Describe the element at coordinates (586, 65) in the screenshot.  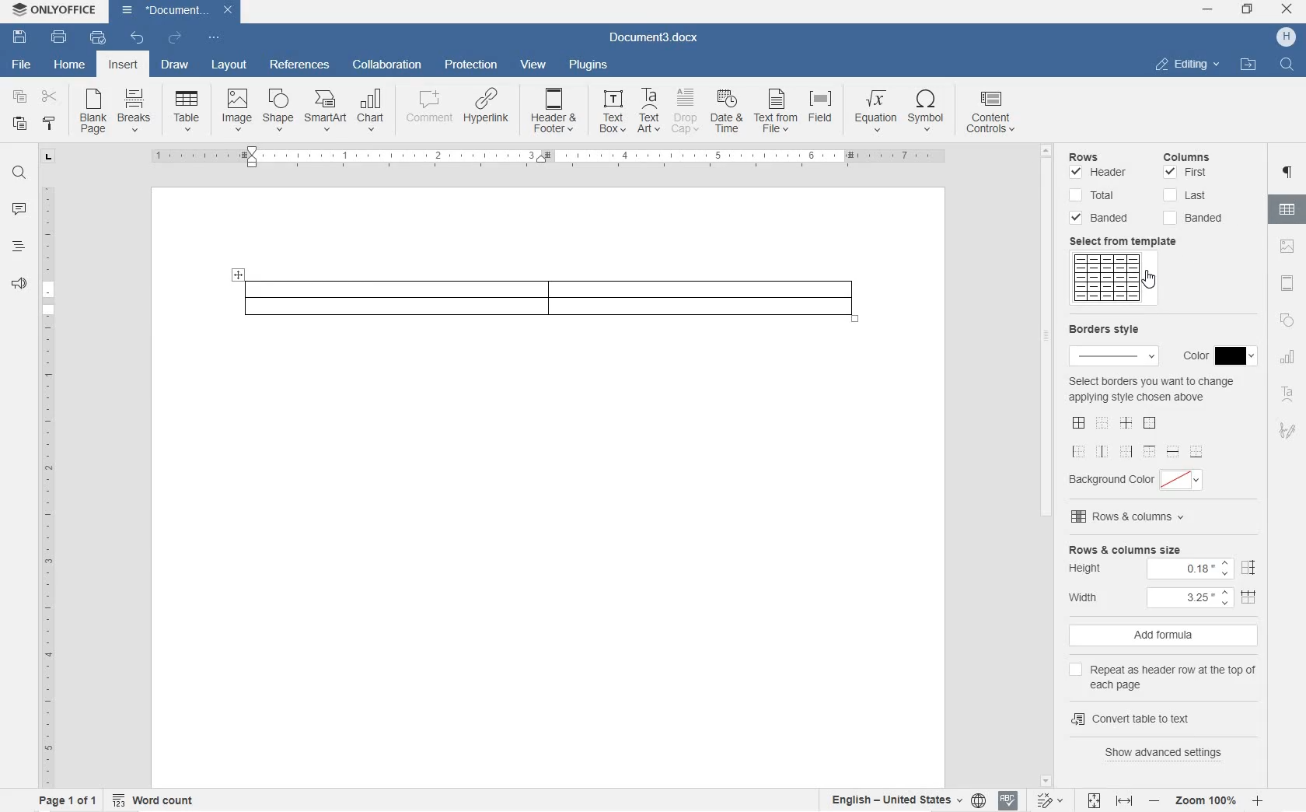
I see `PLUGINS` at that location.